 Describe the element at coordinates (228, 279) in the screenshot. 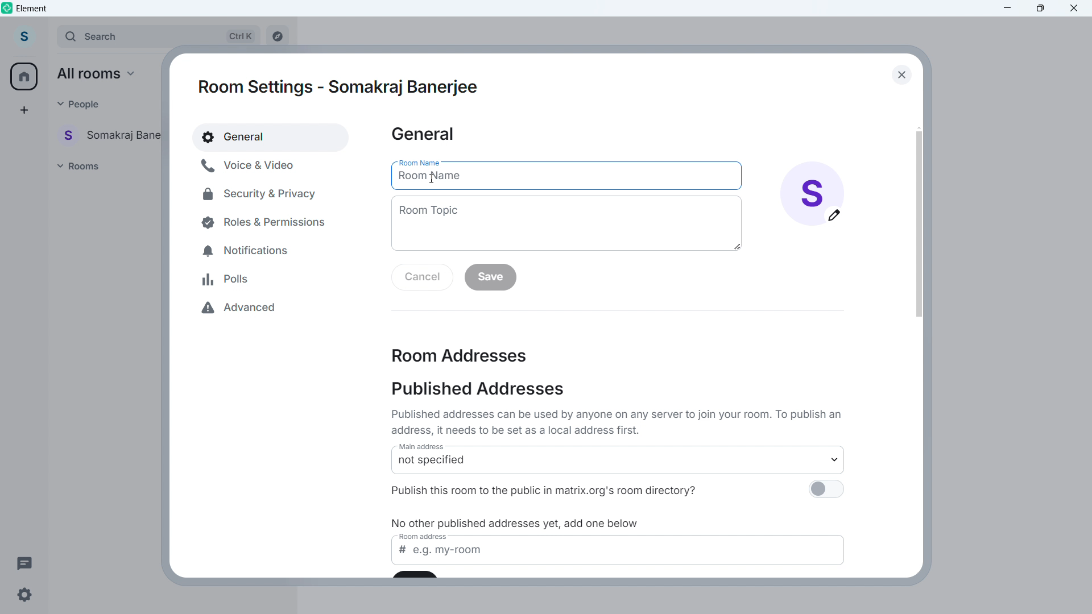

I see `Polls ` at that location.